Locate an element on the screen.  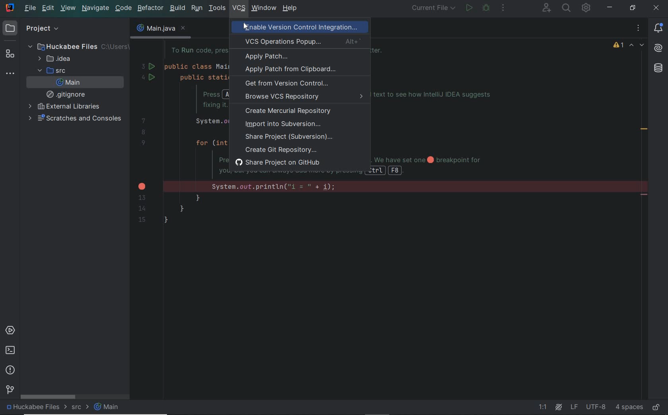
main.java is located at coordinates (160, 30).